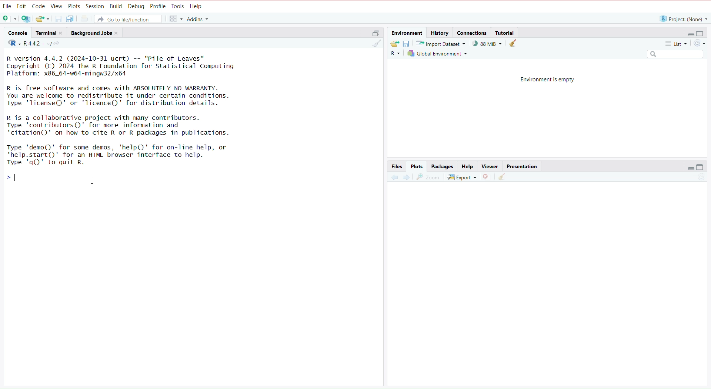 The height and width of the screenshot is (389, 711). What do you see at coordinates (17, 32) in the screenshot?
I see `‘Console` at bounding box center [17, 32].